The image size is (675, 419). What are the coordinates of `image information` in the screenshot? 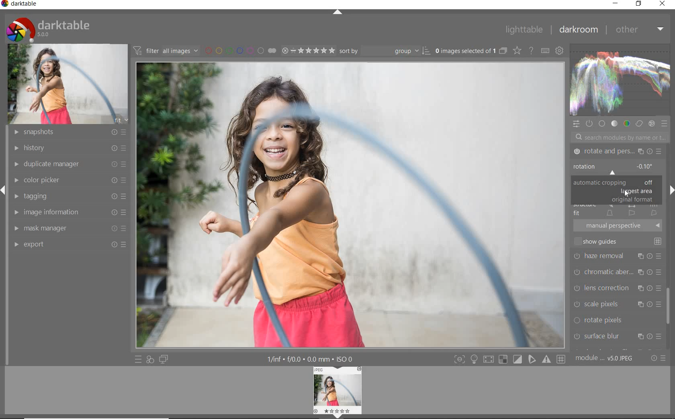 It's located at (69, 213).